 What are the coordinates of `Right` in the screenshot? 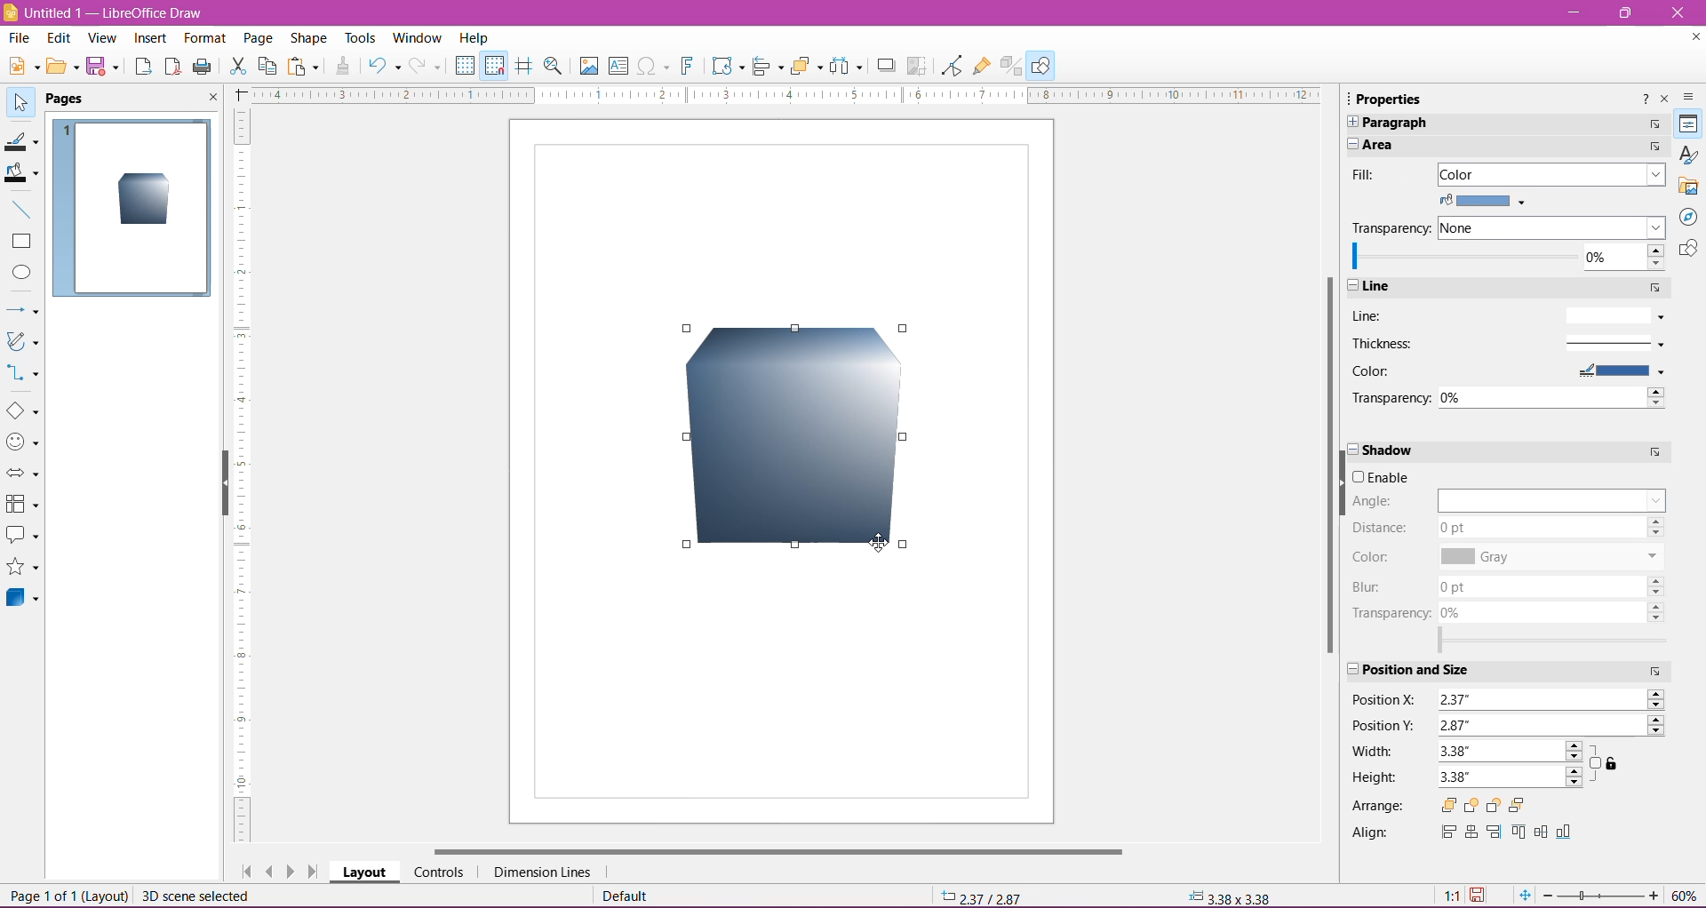 It's located at (1494, 833).